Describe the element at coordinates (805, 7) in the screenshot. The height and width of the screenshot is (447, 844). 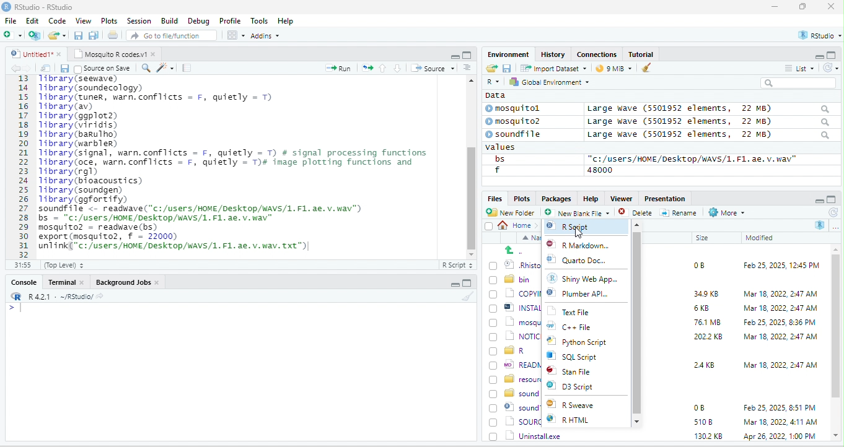
I see `maximize` at that location.